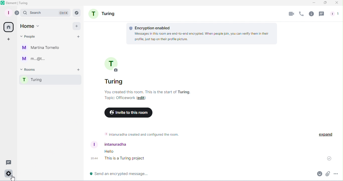 Image resolution: width=343 pixels, height=181 pixels. Describe the element at coordinates (301, 14) in the screenshot. I see `Call` at that location.